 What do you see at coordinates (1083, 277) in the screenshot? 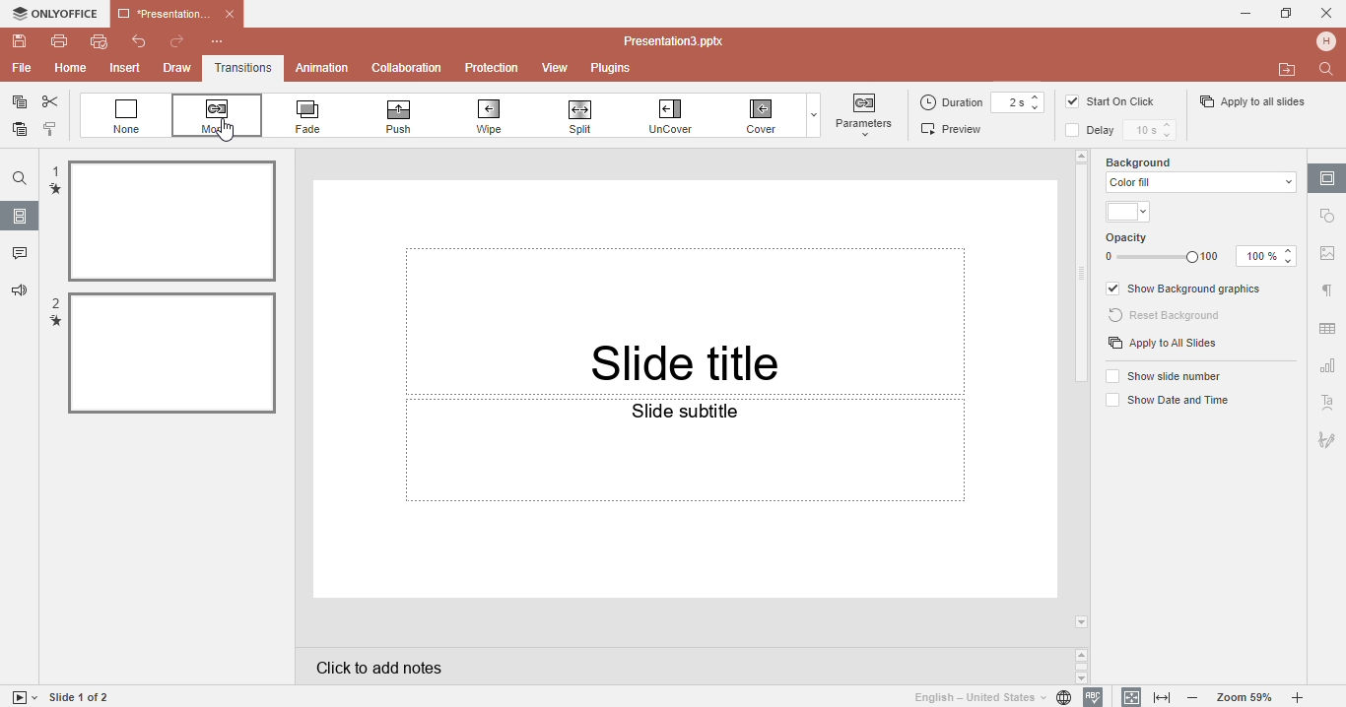
I see `Scroll bar` at bounding box center [1083, 277].